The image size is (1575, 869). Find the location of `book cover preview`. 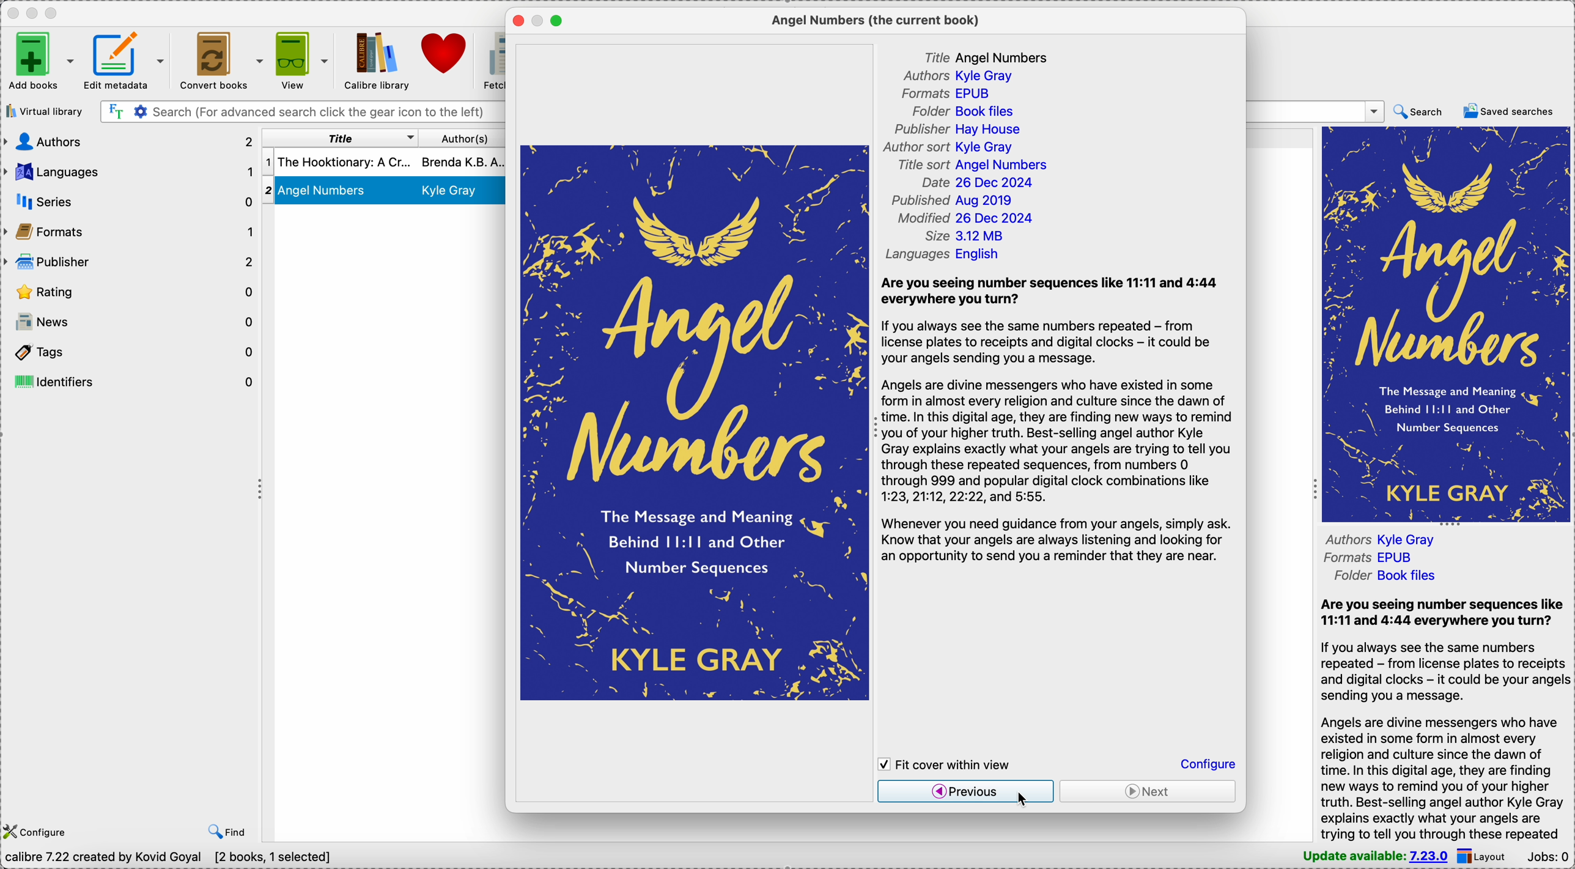

book cover preview is located at coordinates (693, 422).